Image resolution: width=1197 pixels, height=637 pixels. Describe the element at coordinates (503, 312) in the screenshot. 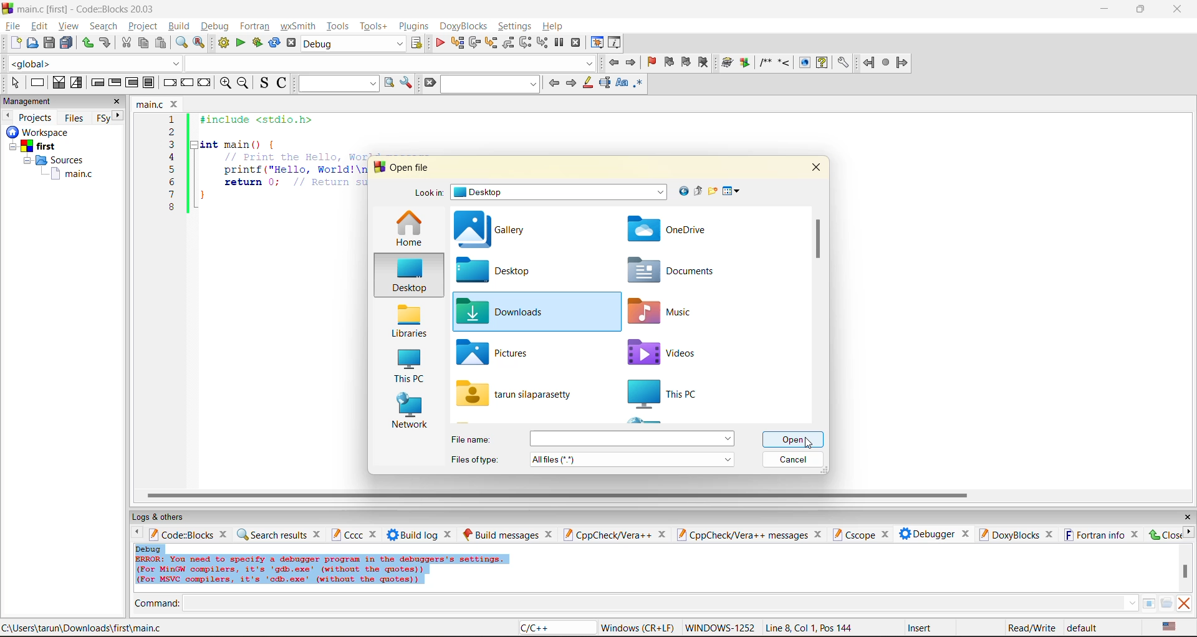

I see `downloads` at that location.